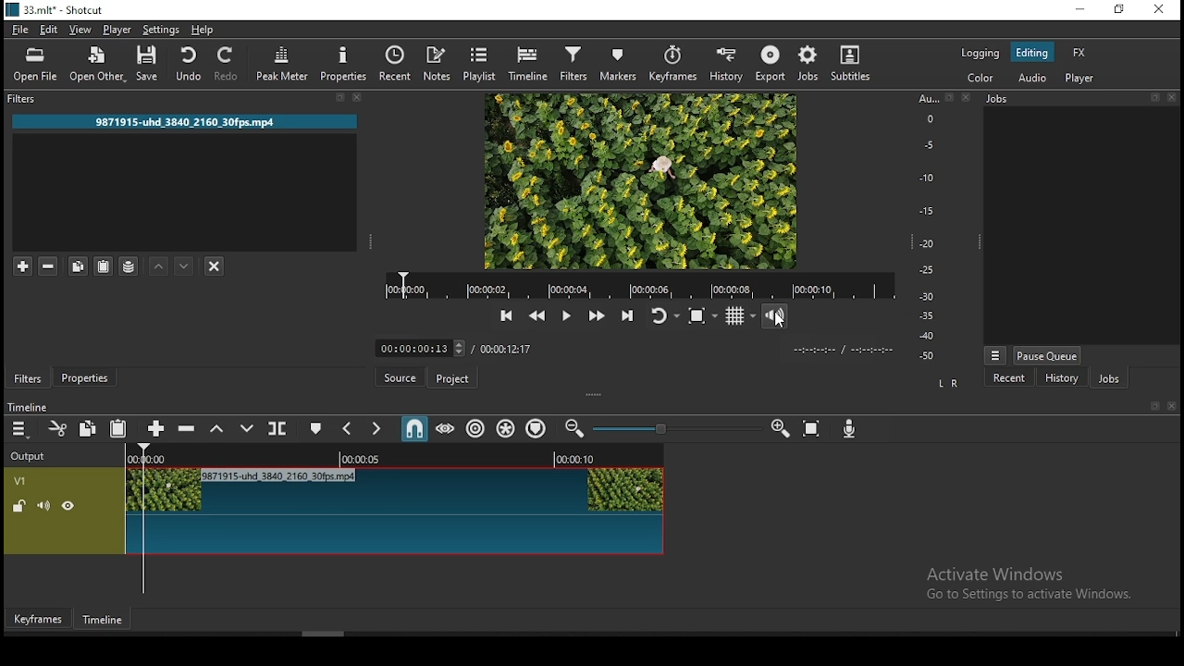 The width and height of the screenshot is (1184, 666). Describe the element at coordinates (813, 428) in the screenshot. I see `zoom timeline to fit` at that location.